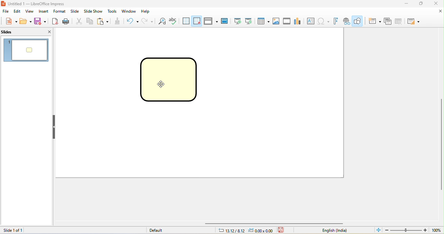 The width and height of the screenshot is (444, 234). I want to click on export directly as pdf, so click(55, 21).